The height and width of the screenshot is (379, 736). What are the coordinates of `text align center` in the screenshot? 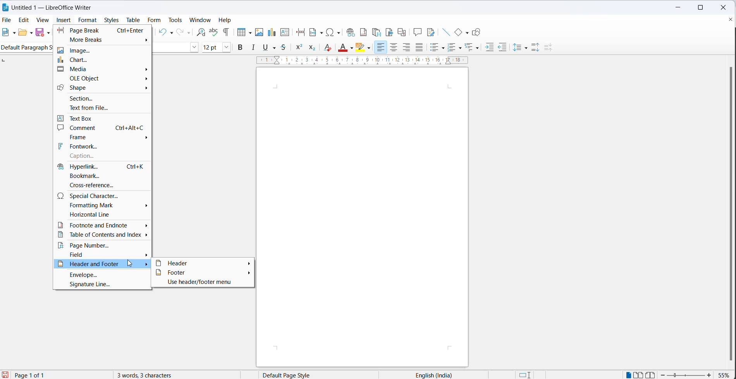 It's located at (393, 48).